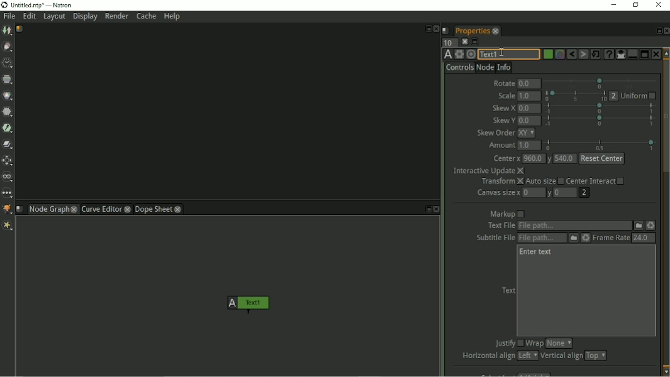 The image size is (670, 377). What do you see at coordinates (471, 54) in the screenshot?
I see `Centers the node` at bounding box center [471, 54].